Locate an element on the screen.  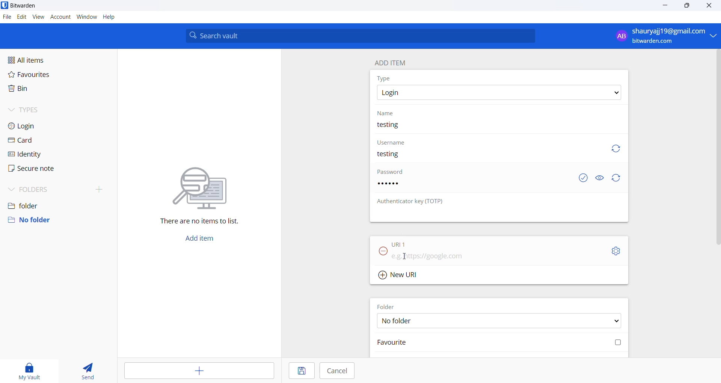
add button is located at coordinates (199, 240).